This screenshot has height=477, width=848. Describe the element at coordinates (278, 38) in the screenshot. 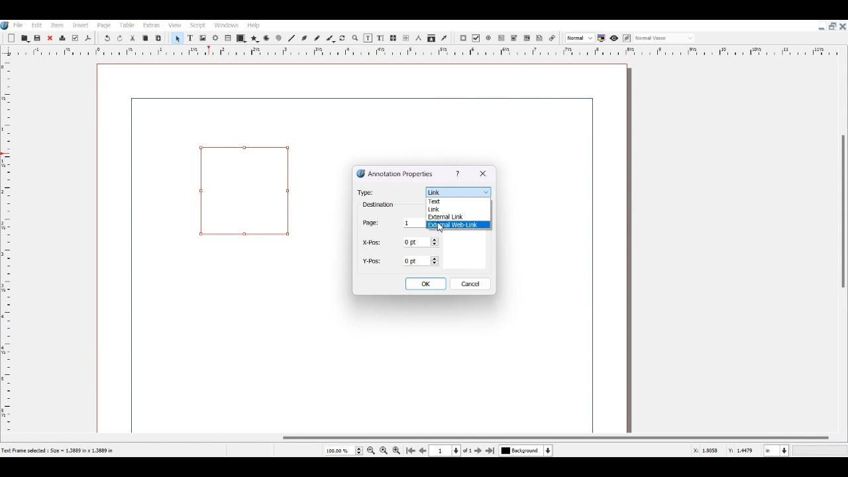

I see `Spiral` at that location.